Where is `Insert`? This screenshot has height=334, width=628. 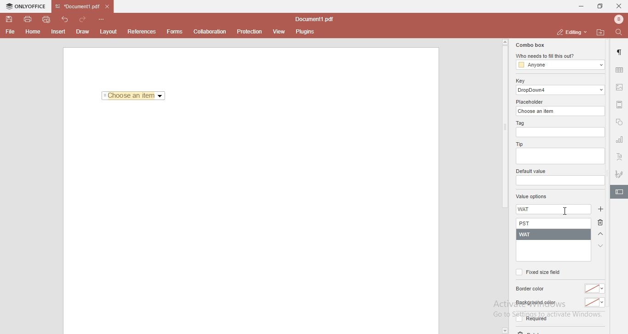 Insert is located at coordinates (58, 32).